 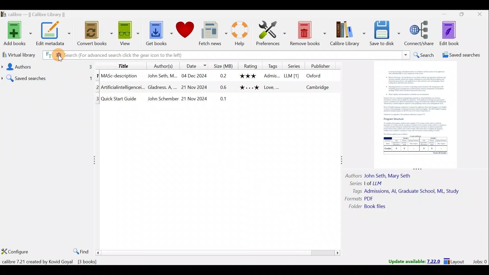 What do you see at coordinates (348, 34) in the screenshot?
I see `Calibre library` at bounding box center [348, 34].